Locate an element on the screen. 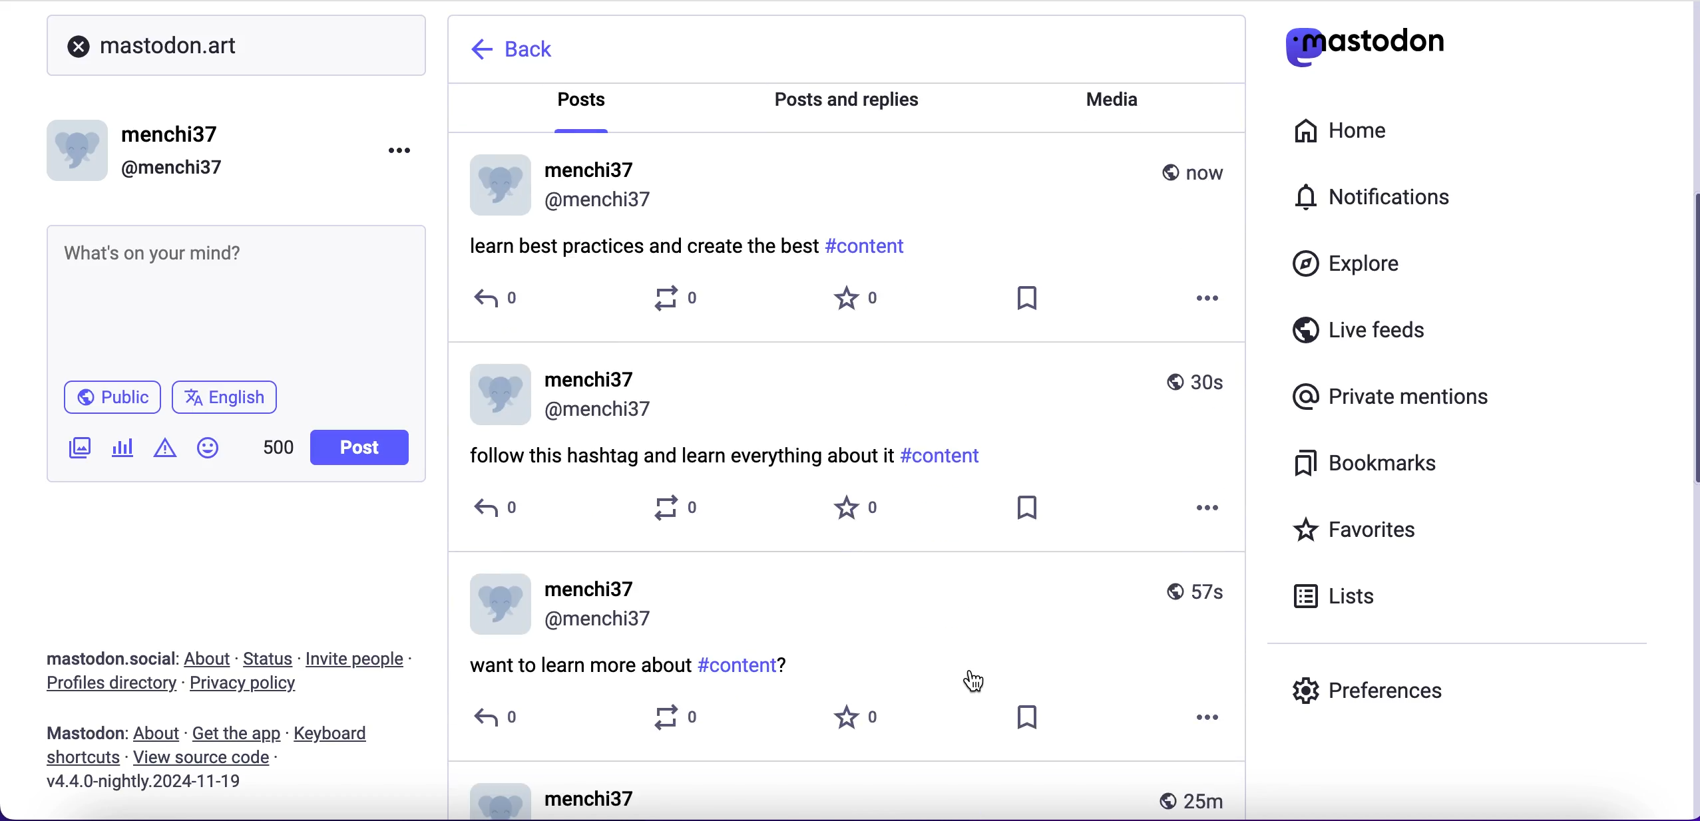 Image resolution: width=1700 pixels, height=821 pixels. 2024-11-19 is located at coordinates (180, 784).